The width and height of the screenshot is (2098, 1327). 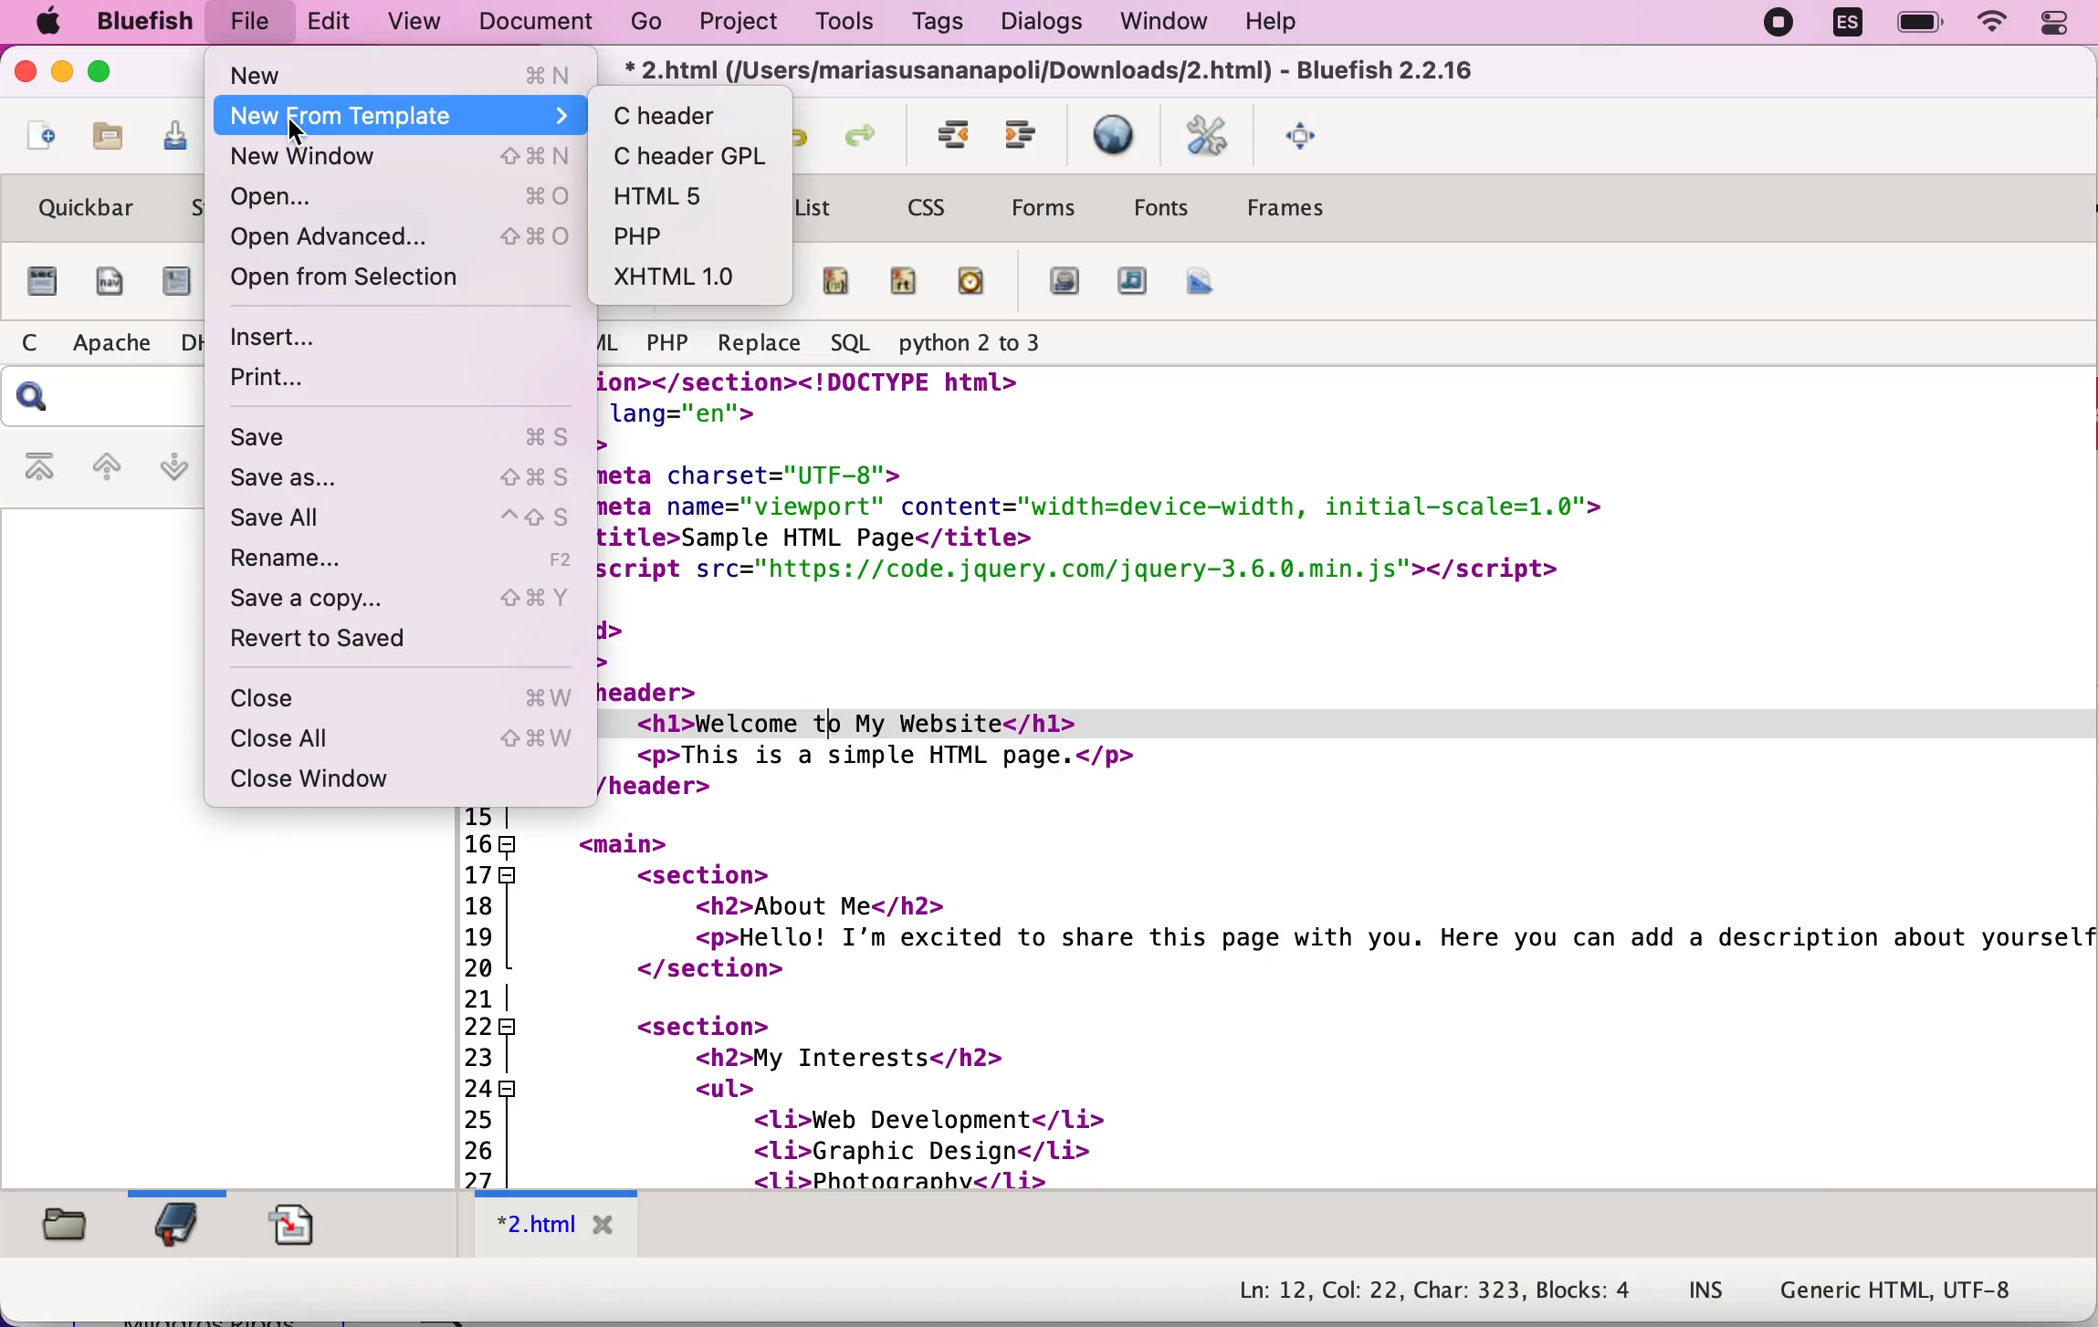 What do you see at coordinates (408, 519) in the screenshot?
I see `save all` at bounding box center [408, 519].